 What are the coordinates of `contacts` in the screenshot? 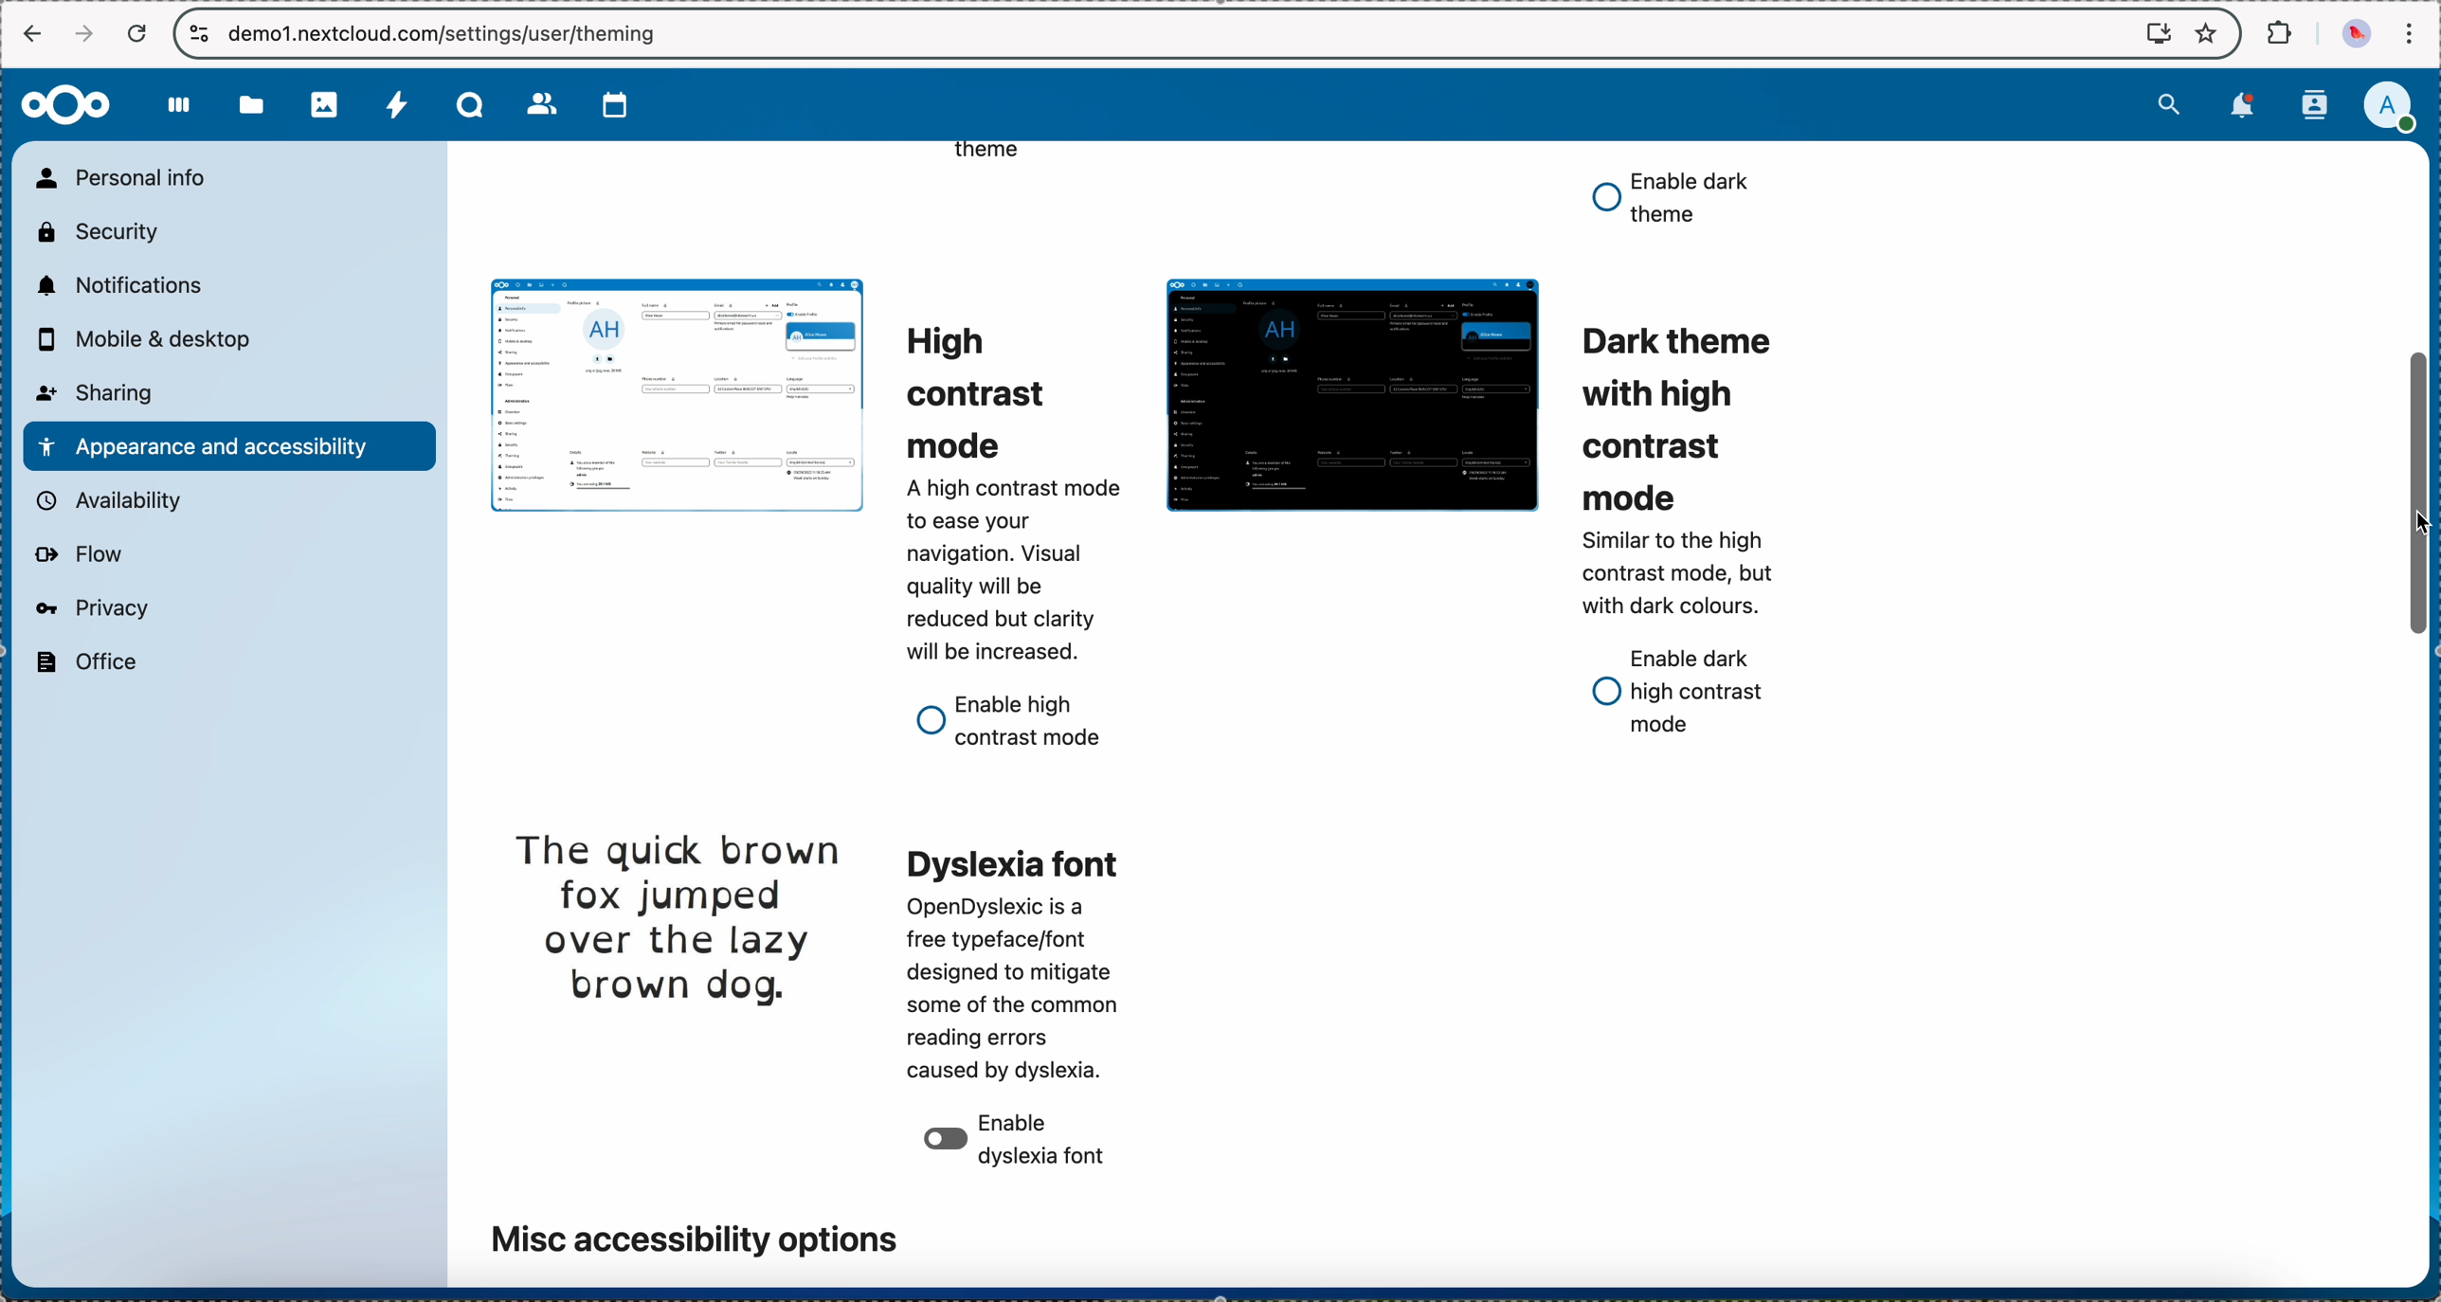 It's located at (2314, 104).